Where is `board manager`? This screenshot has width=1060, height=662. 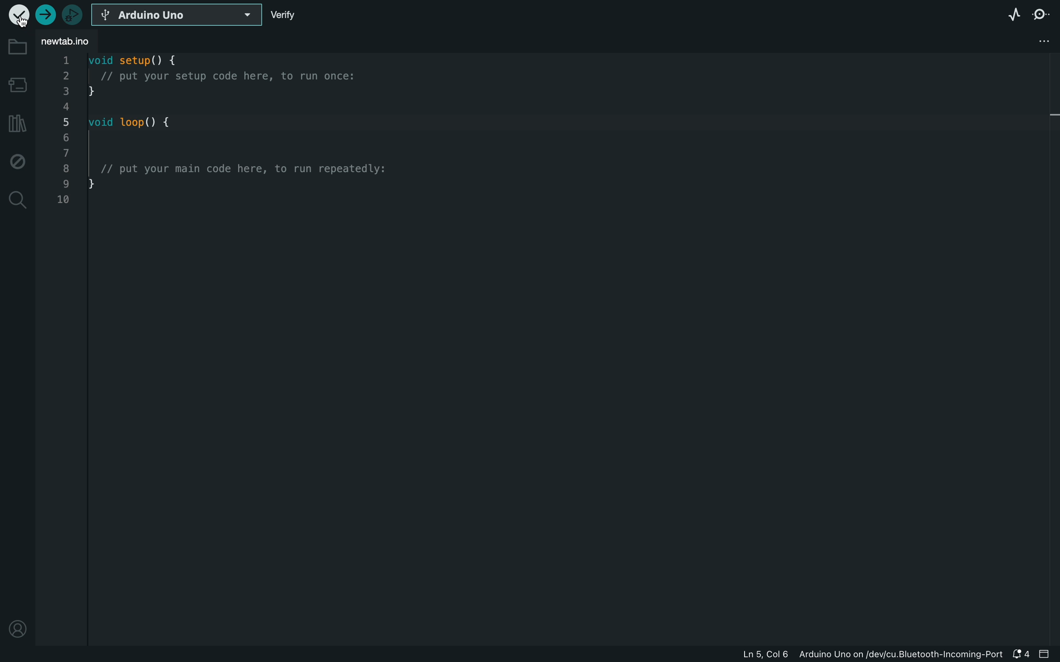
board manager is located at coordinates (17, 83).